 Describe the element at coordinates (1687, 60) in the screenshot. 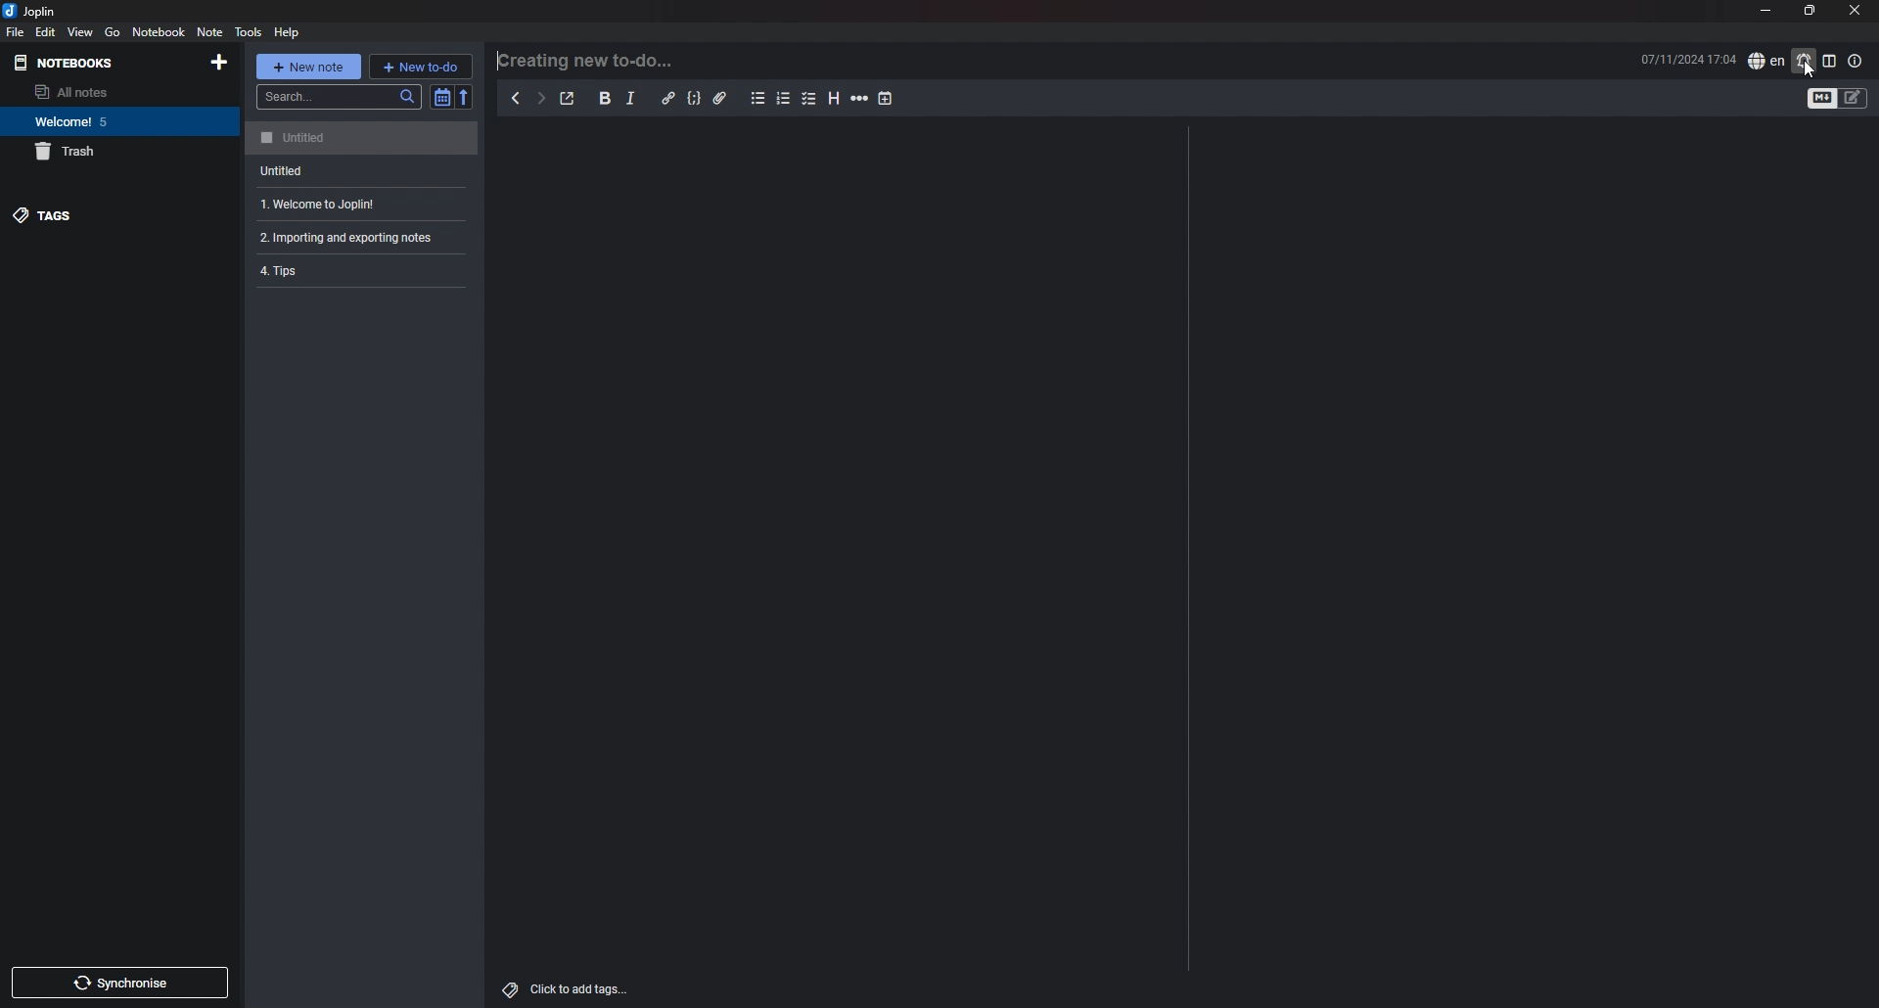

I see `date and time` at that location.